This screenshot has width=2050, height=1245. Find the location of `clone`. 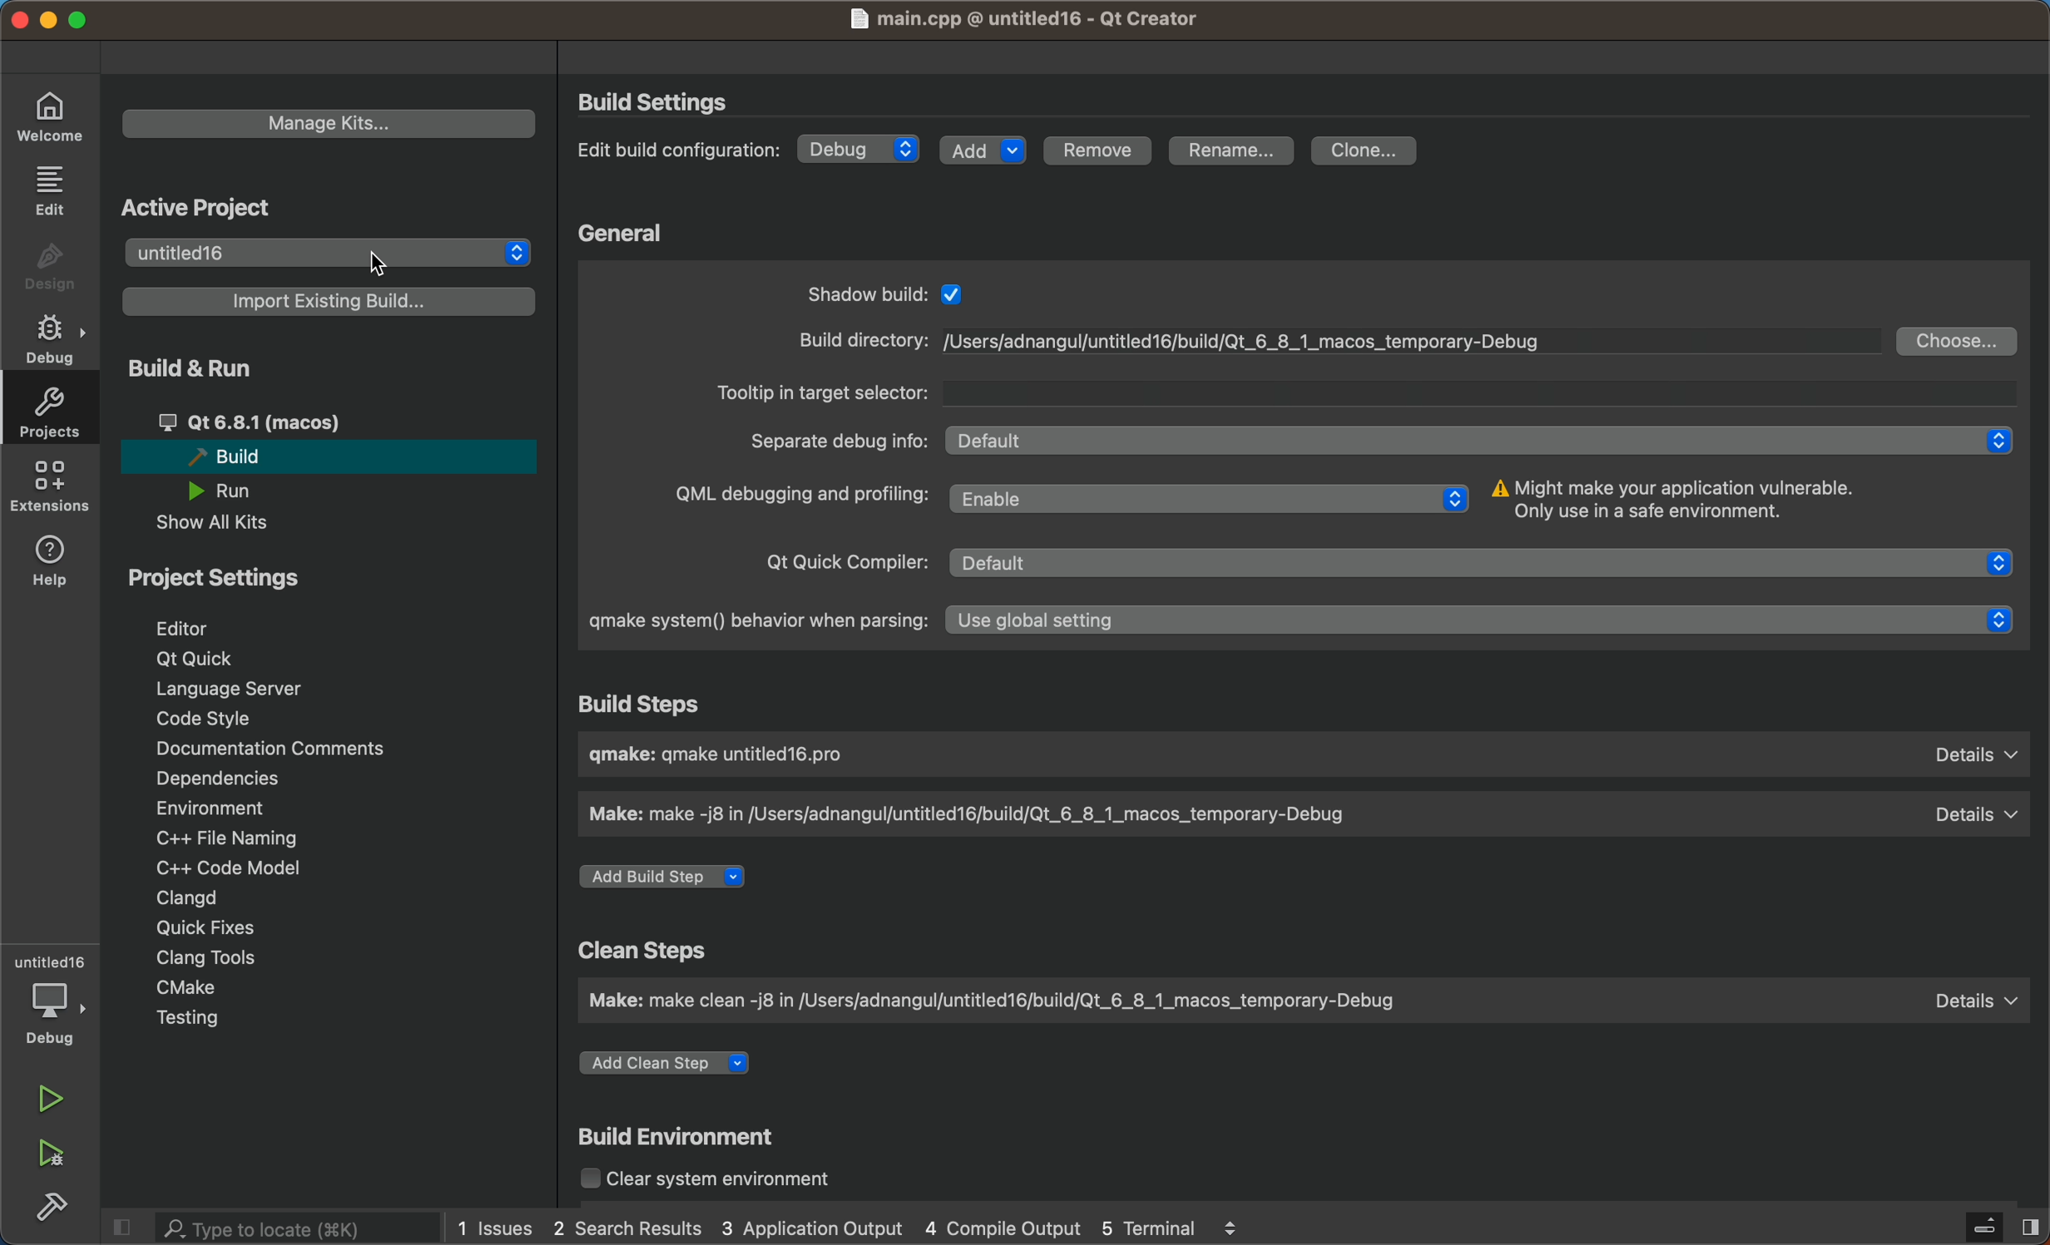

clone is located at coordinates (1368, 151).